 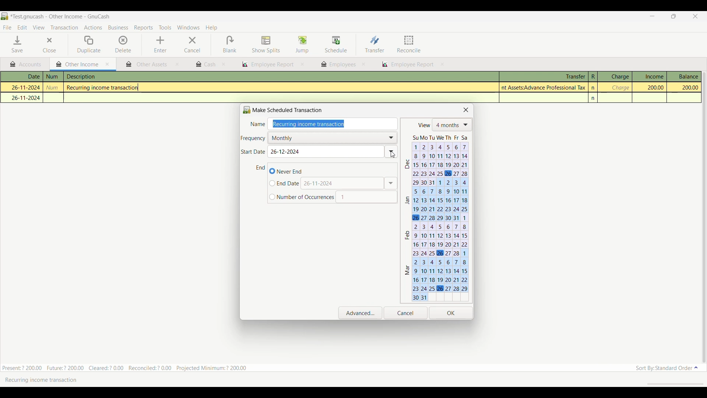 I want to click on 200.00, so click(x=652, y=87).